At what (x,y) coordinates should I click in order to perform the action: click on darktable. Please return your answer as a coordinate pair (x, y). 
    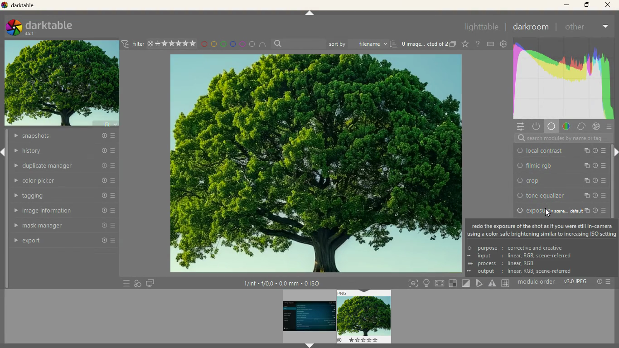
    Looking at the image, I should click on (45, 28).